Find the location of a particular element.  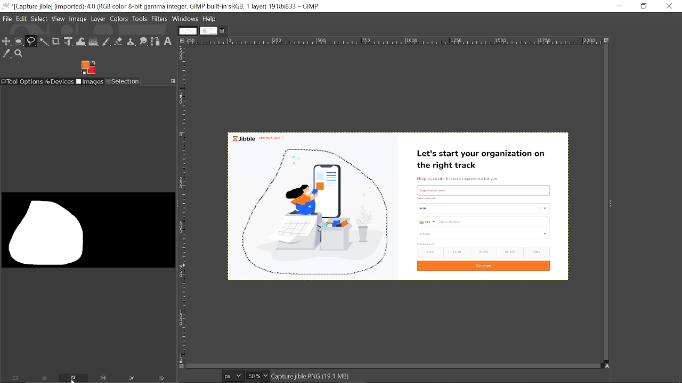

Paint along the selection outline is located at coordinates (162, 379).